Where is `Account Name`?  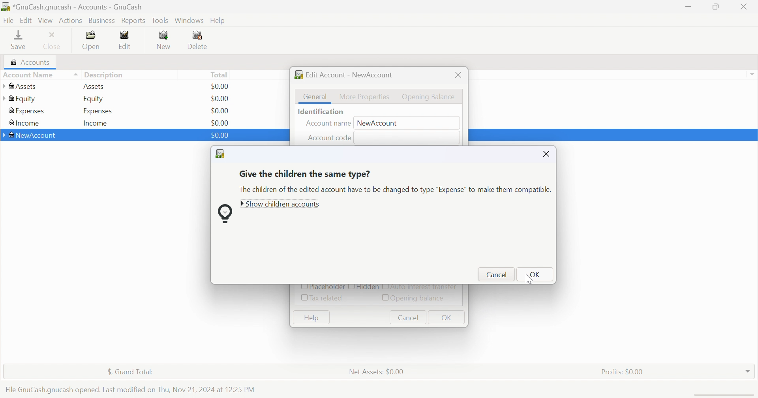 Account Name is located at coordinates (40, 75).